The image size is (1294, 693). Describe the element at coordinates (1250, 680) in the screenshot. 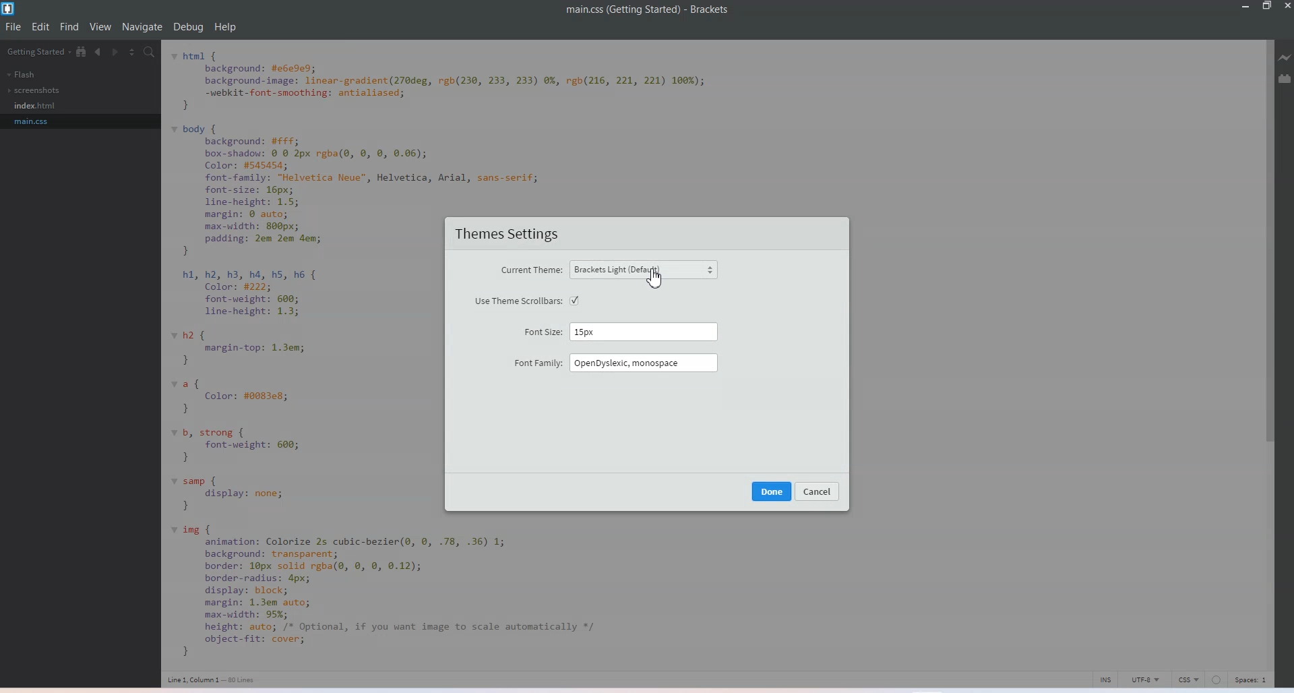

I see `Spaces 1` at that location.